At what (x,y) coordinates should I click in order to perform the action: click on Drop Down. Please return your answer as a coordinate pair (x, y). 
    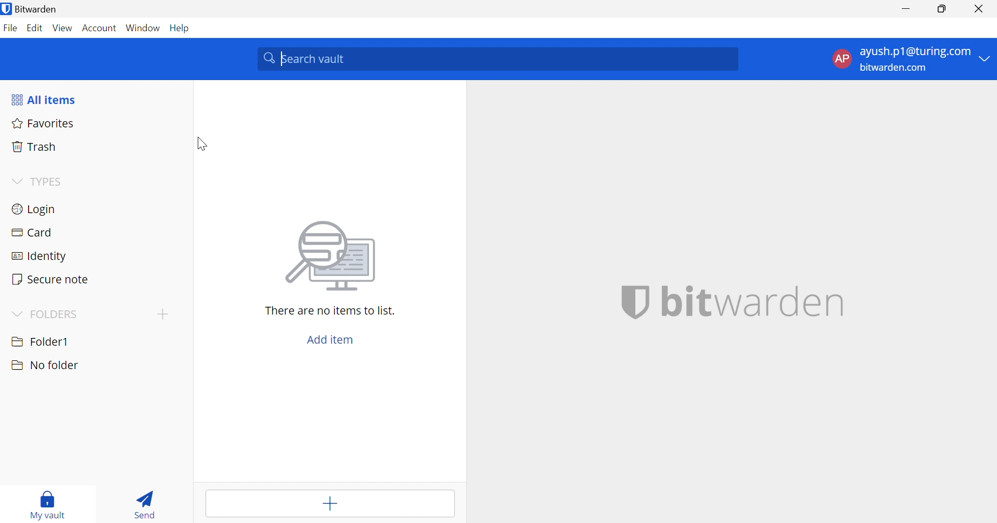
    Looking at the image, I should click on (19, 315).